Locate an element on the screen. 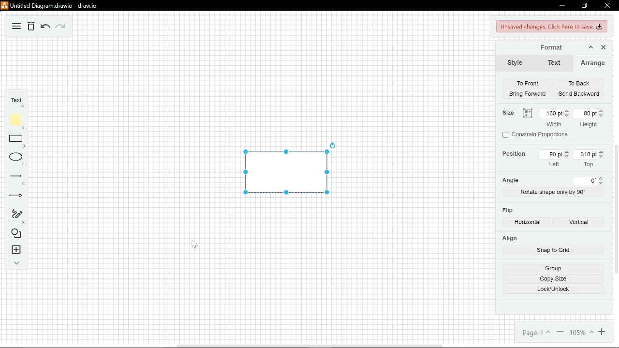 This screenshot has width=619, height=348. align is located at coordinates (509, 238).